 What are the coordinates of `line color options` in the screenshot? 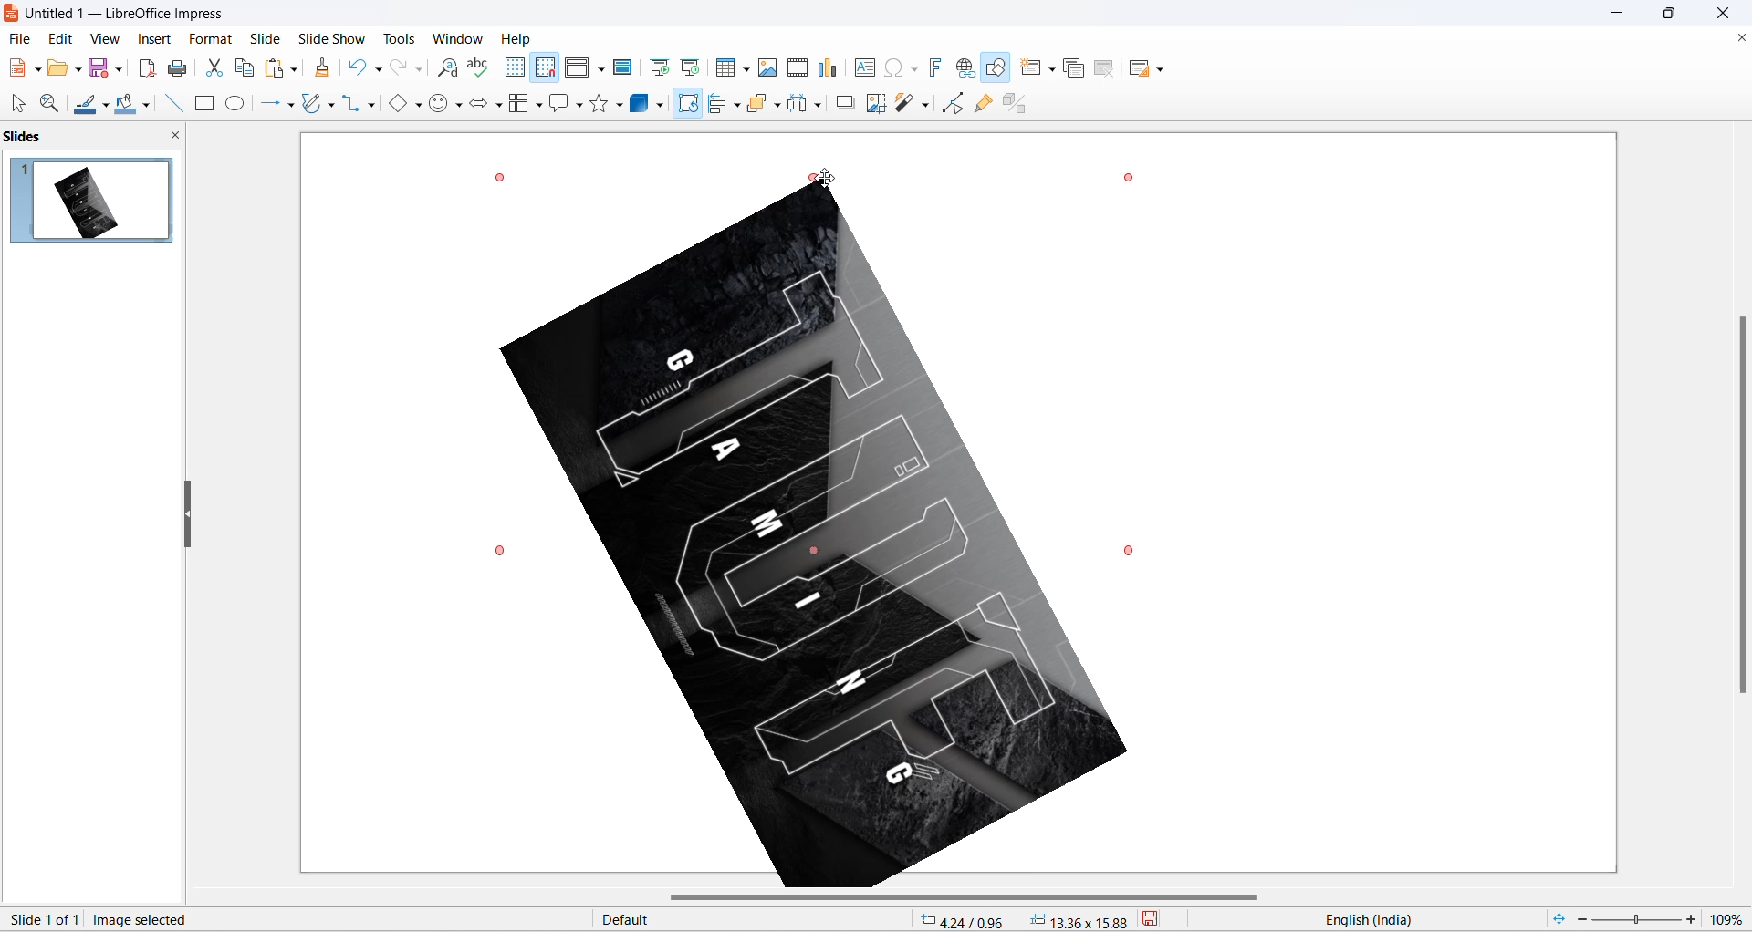 It's located at (106, 109).